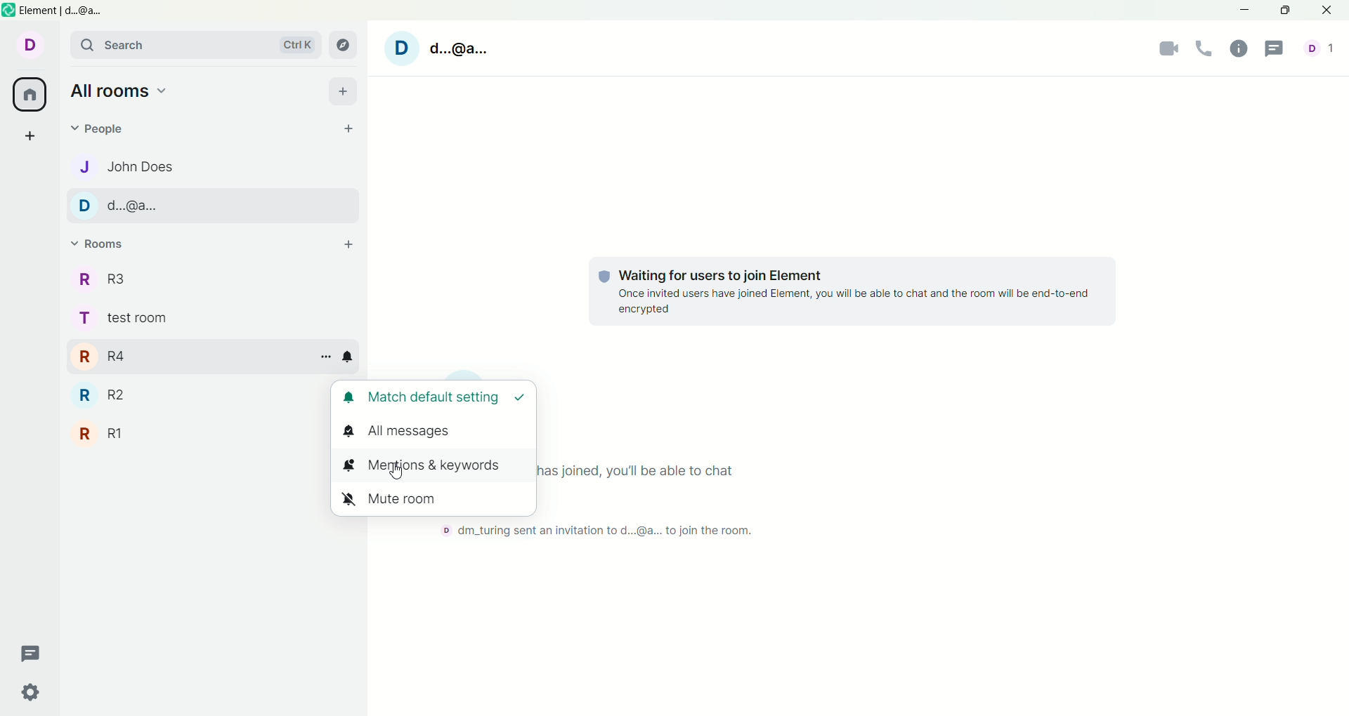 This screenshot has width=1349, height=716. Describe the element at coordinates (434, 465) in the screenshot. I see `mentions and keywords` at that location.